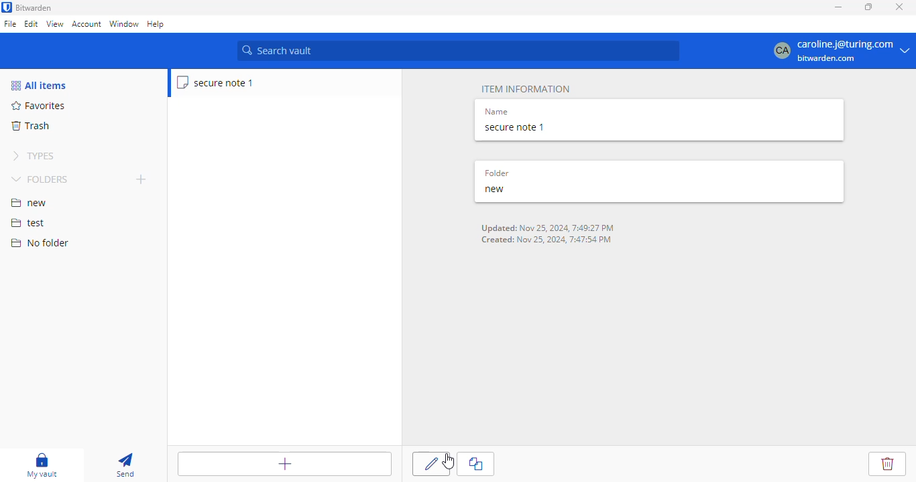  I want to click on favorites, so click(39, 106).